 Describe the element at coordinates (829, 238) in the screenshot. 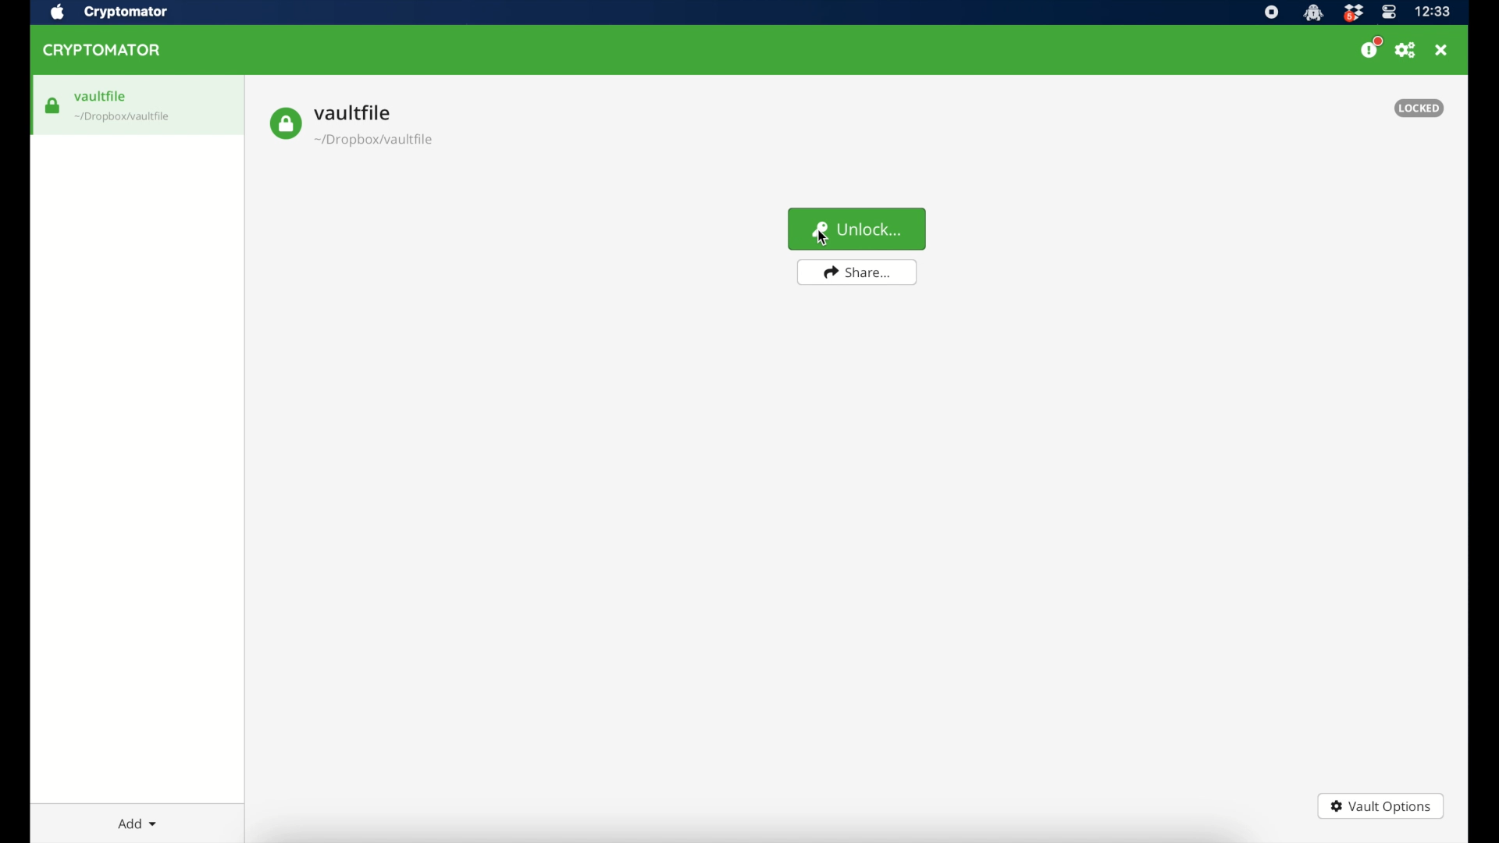

I see `cursor` at that location.